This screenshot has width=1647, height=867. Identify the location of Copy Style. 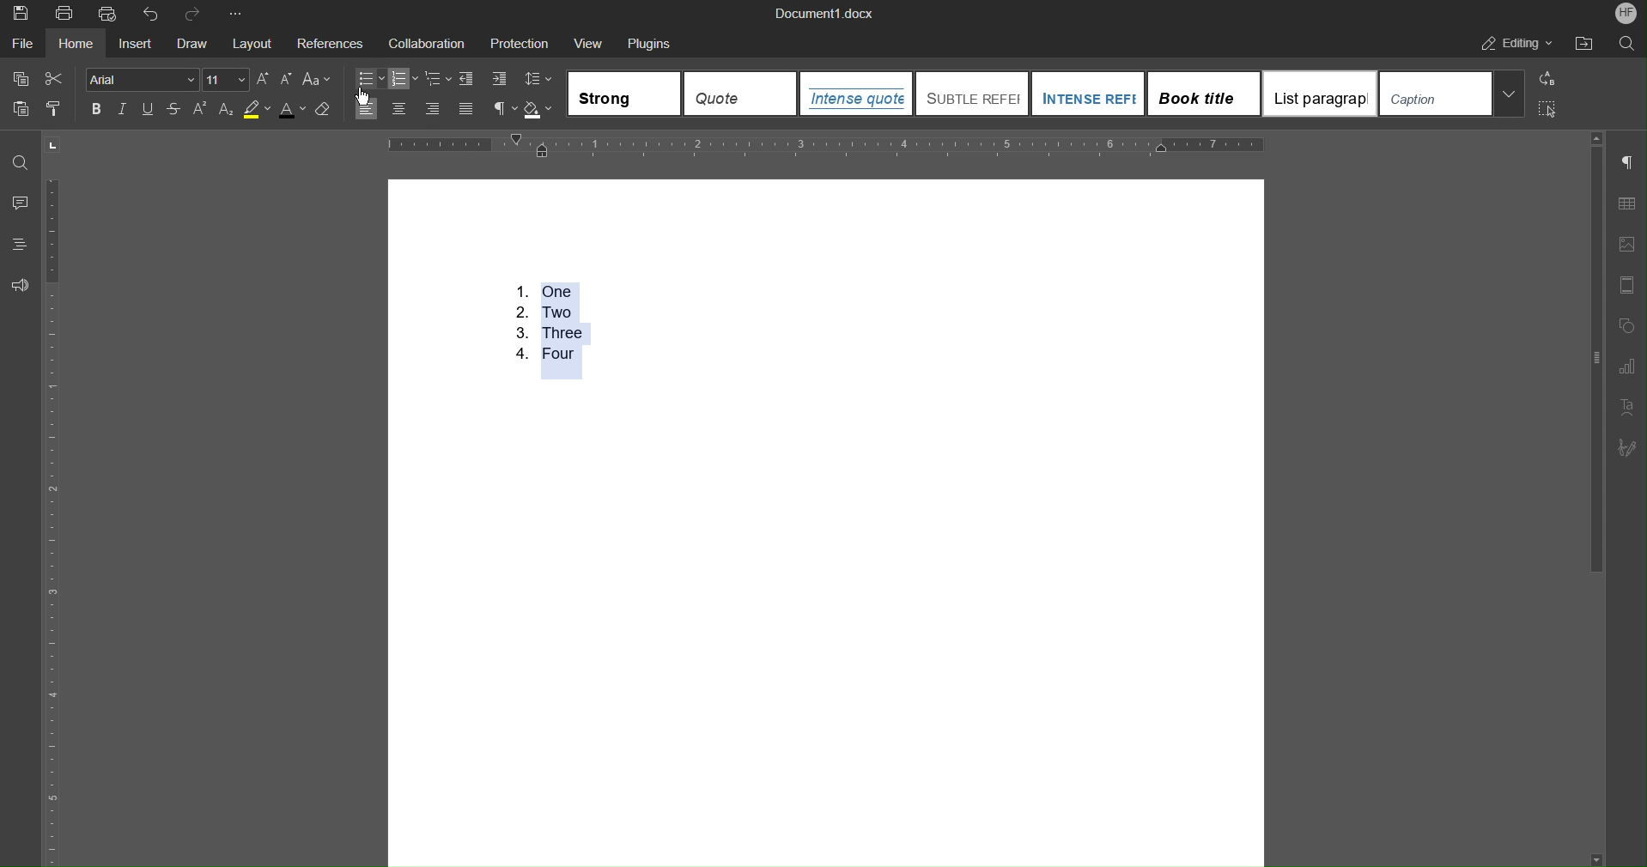
(58, 109).